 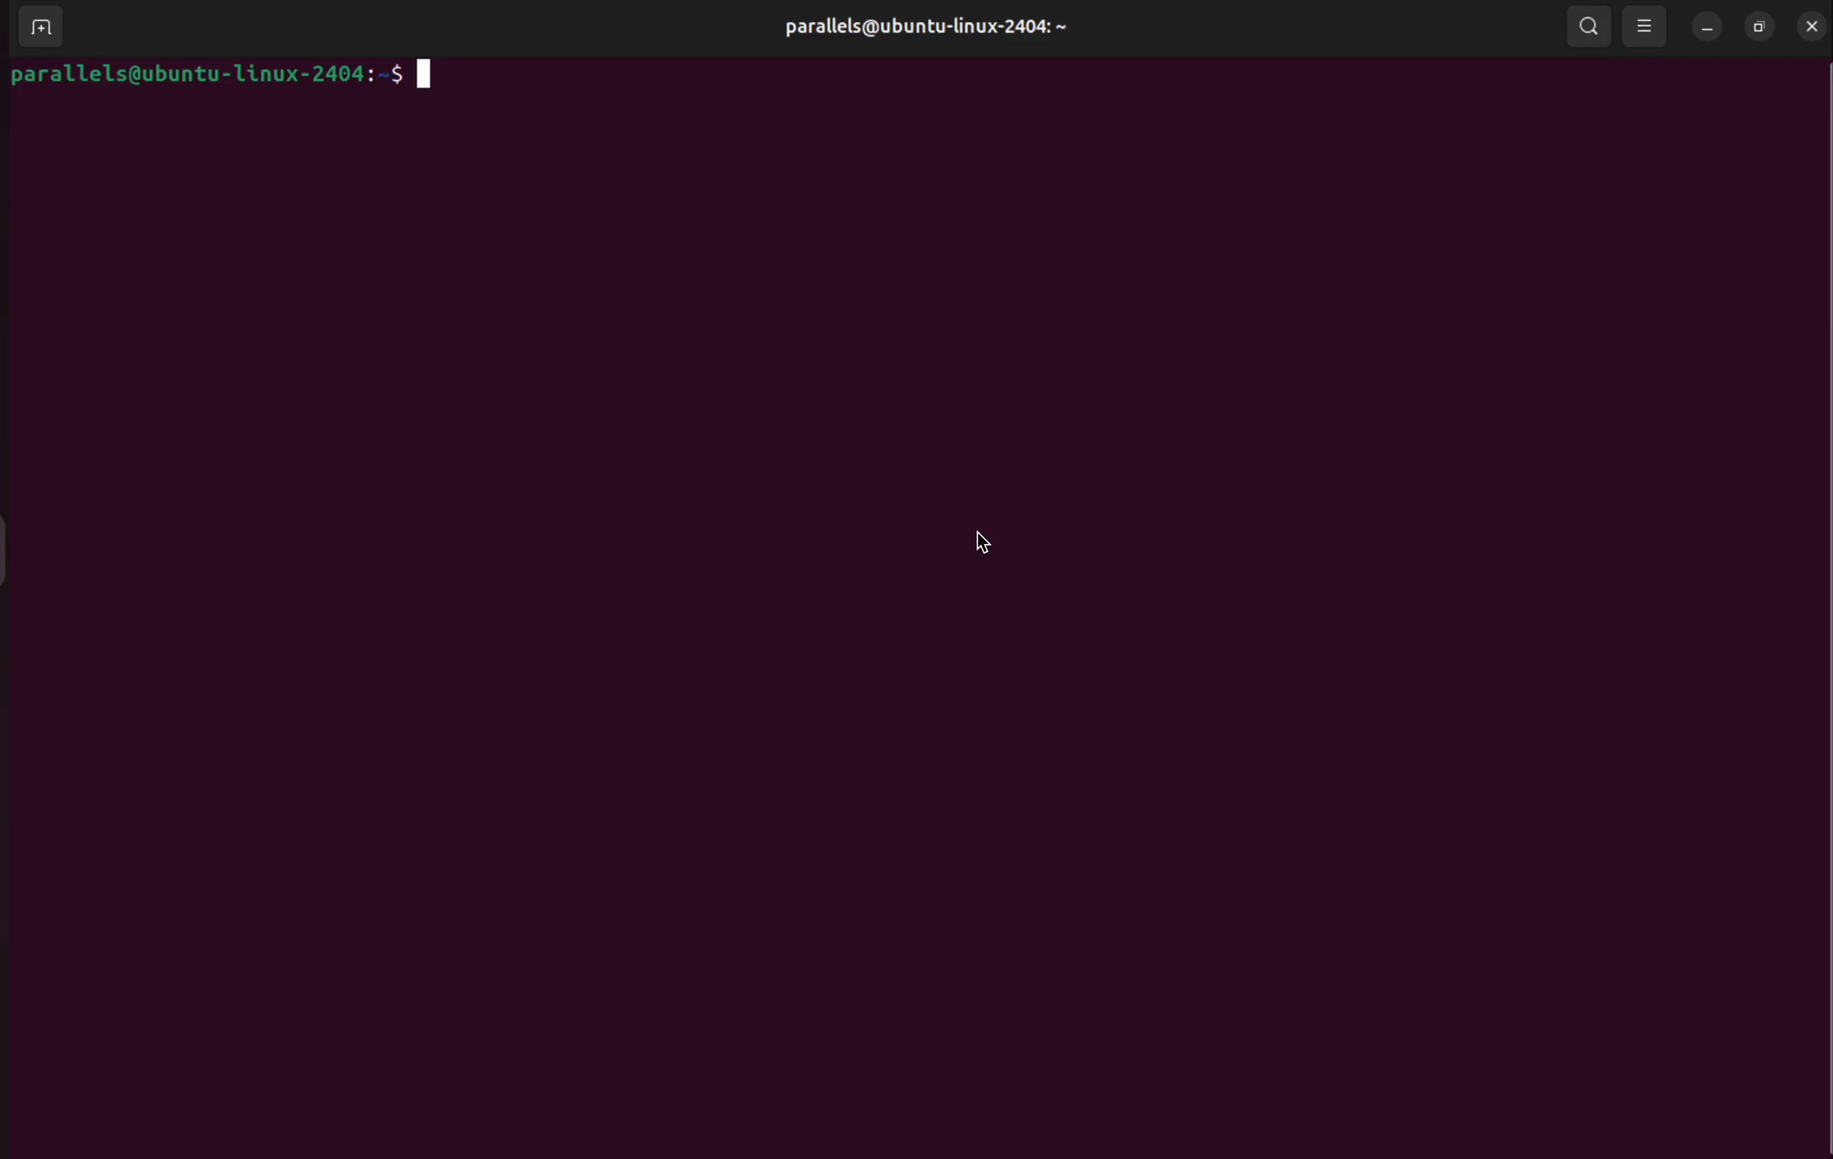 I want to click on view options, so click(x=1647, y=28).